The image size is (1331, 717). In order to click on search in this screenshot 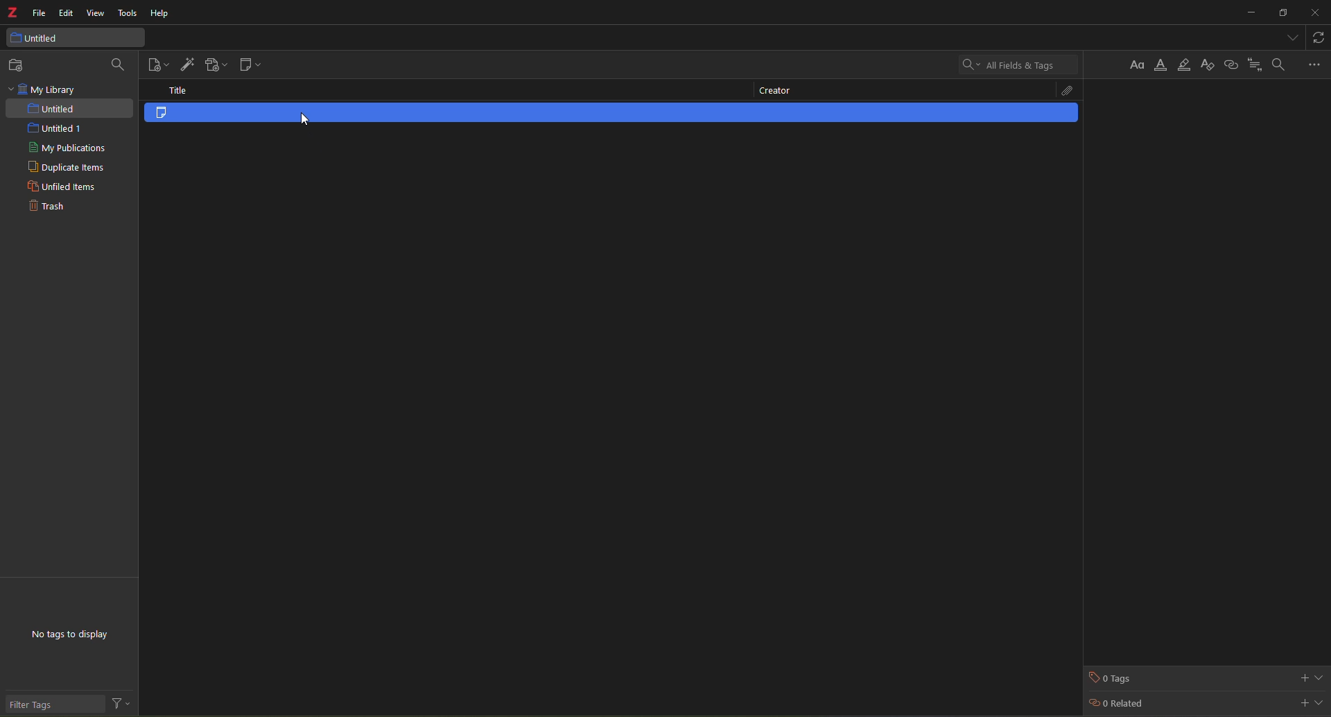, I will do `click(117, 63)`.